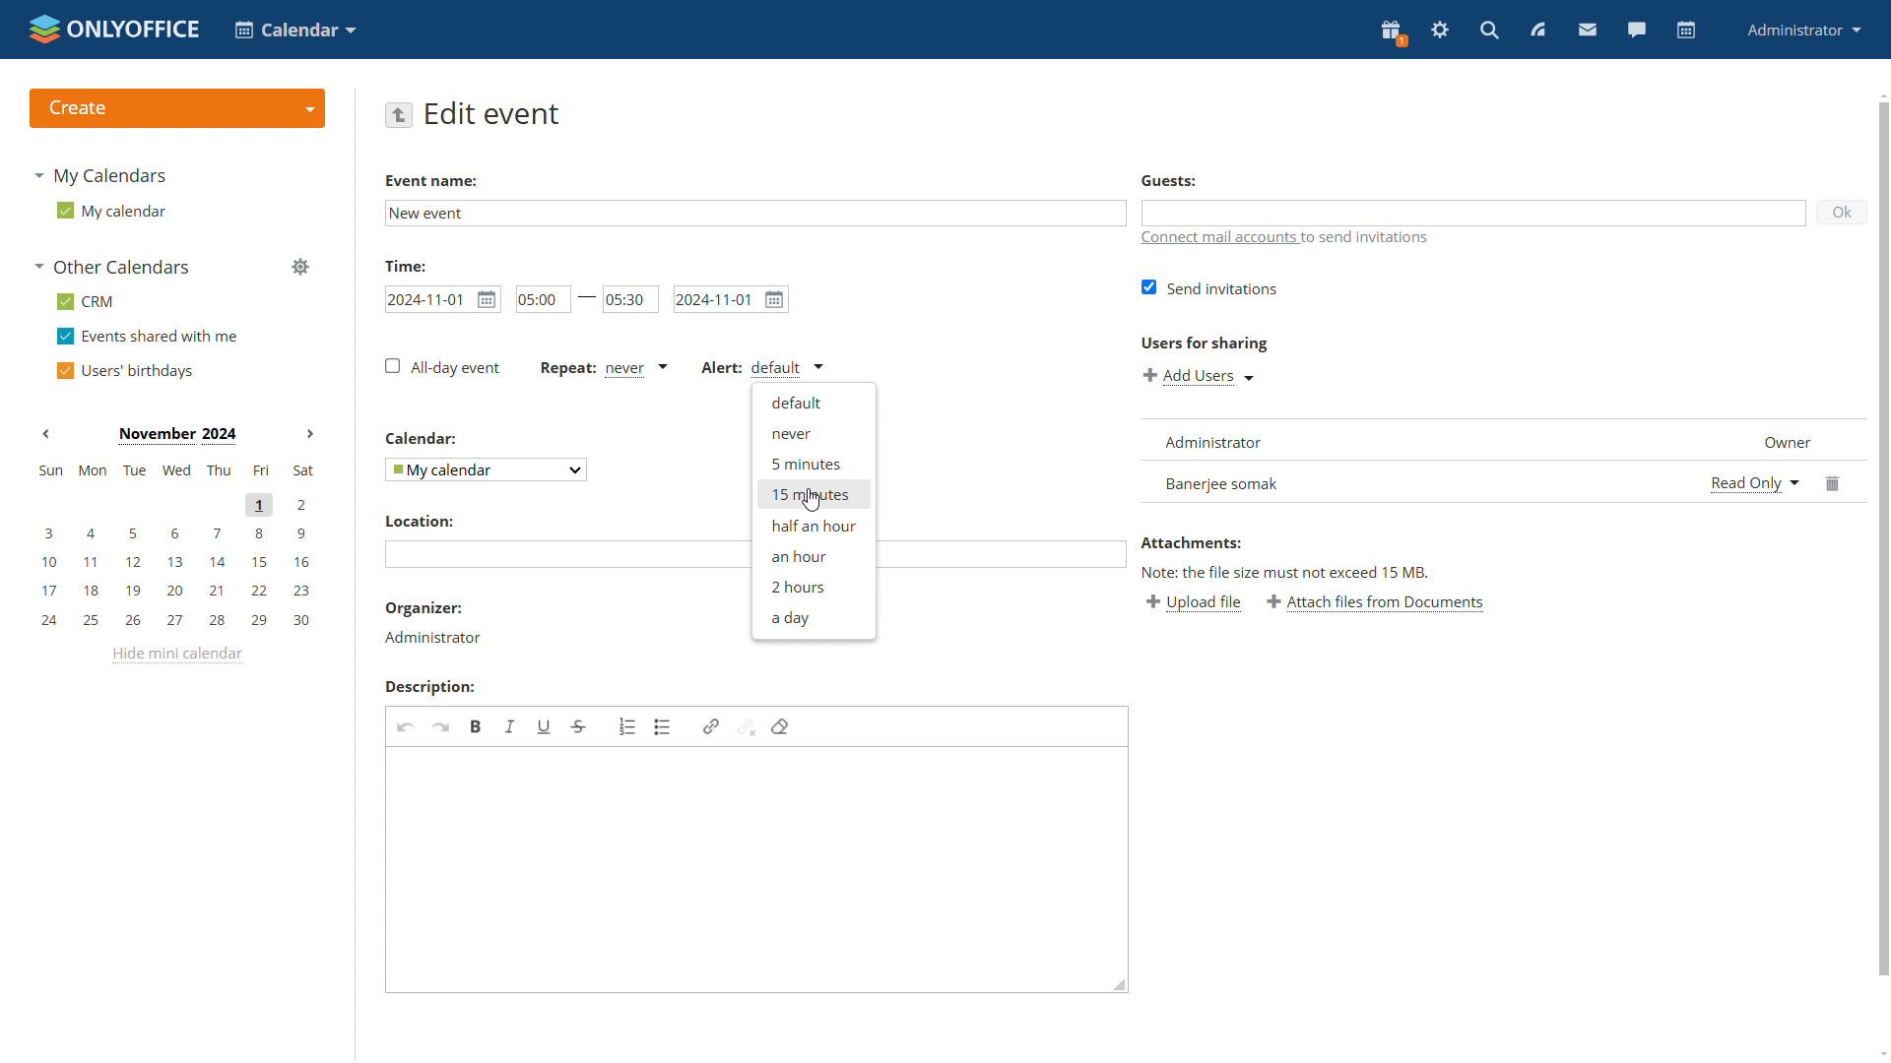 This screenshot has height=1063, width=1891. What do you see at coordinates (398, 114) in the screenshot?
I see `go back` at bounding box center [398, 114].